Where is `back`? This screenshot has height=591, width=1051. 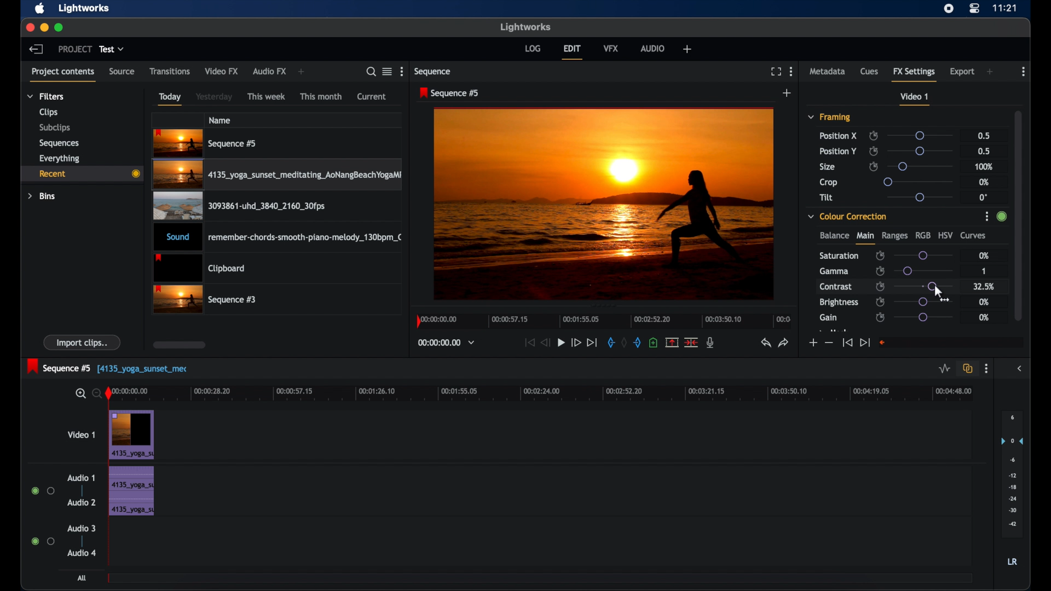
back is located at coordinates (35, 49).